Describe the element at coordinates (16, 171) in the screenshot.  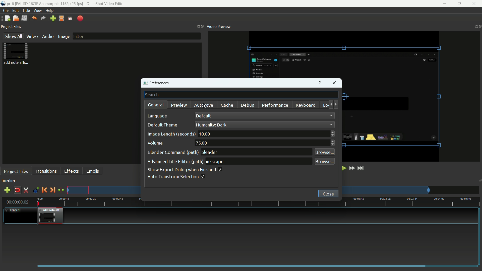
I see `project files` at that location.